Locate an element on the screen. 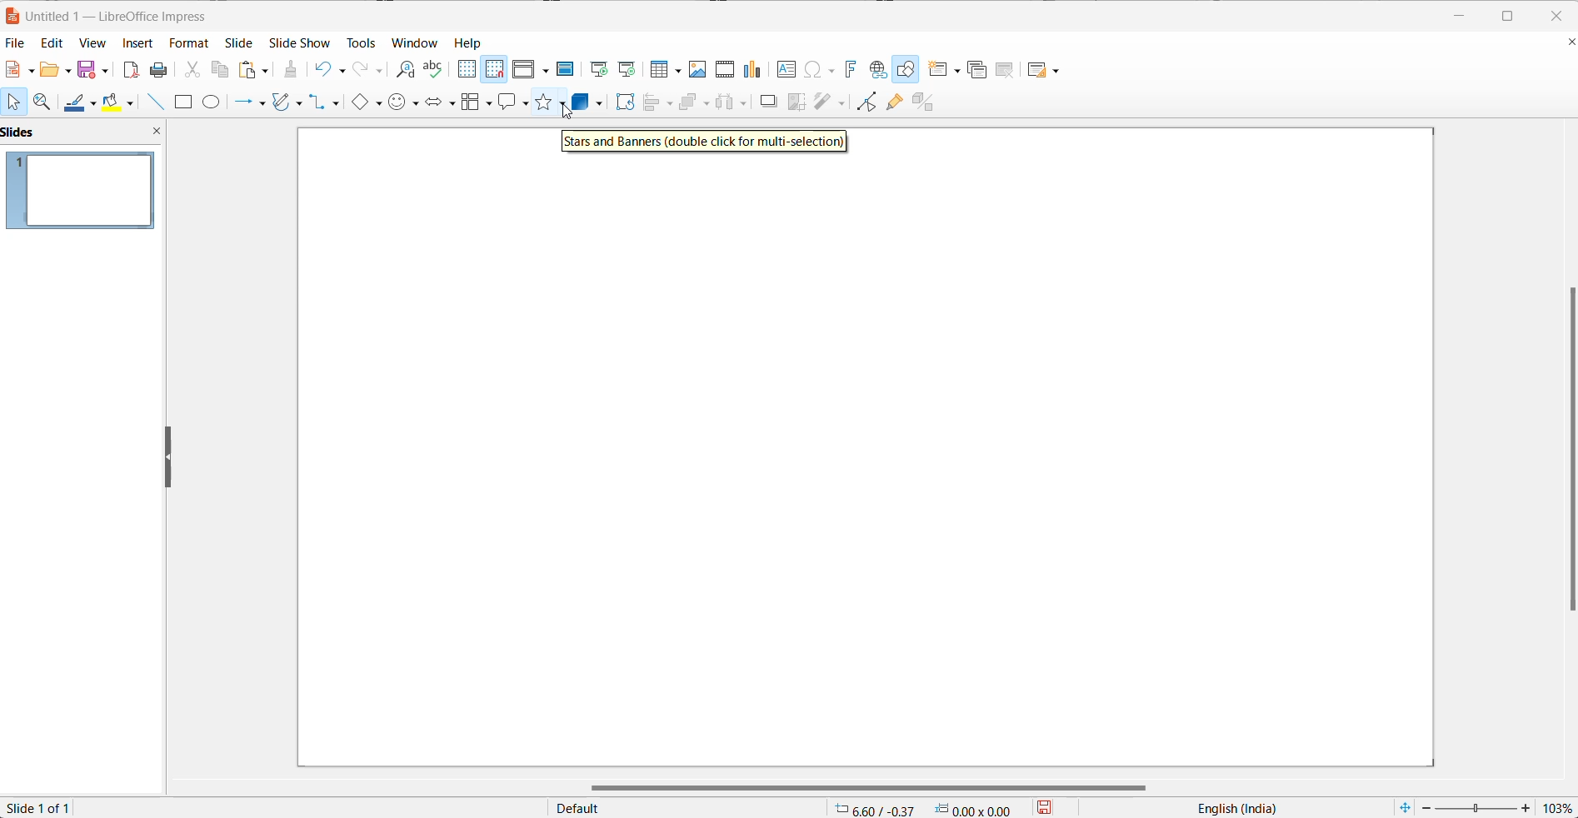 The width and height of the screenshot is (1578, 818). insert special characters is located at coordinates (819, 69).